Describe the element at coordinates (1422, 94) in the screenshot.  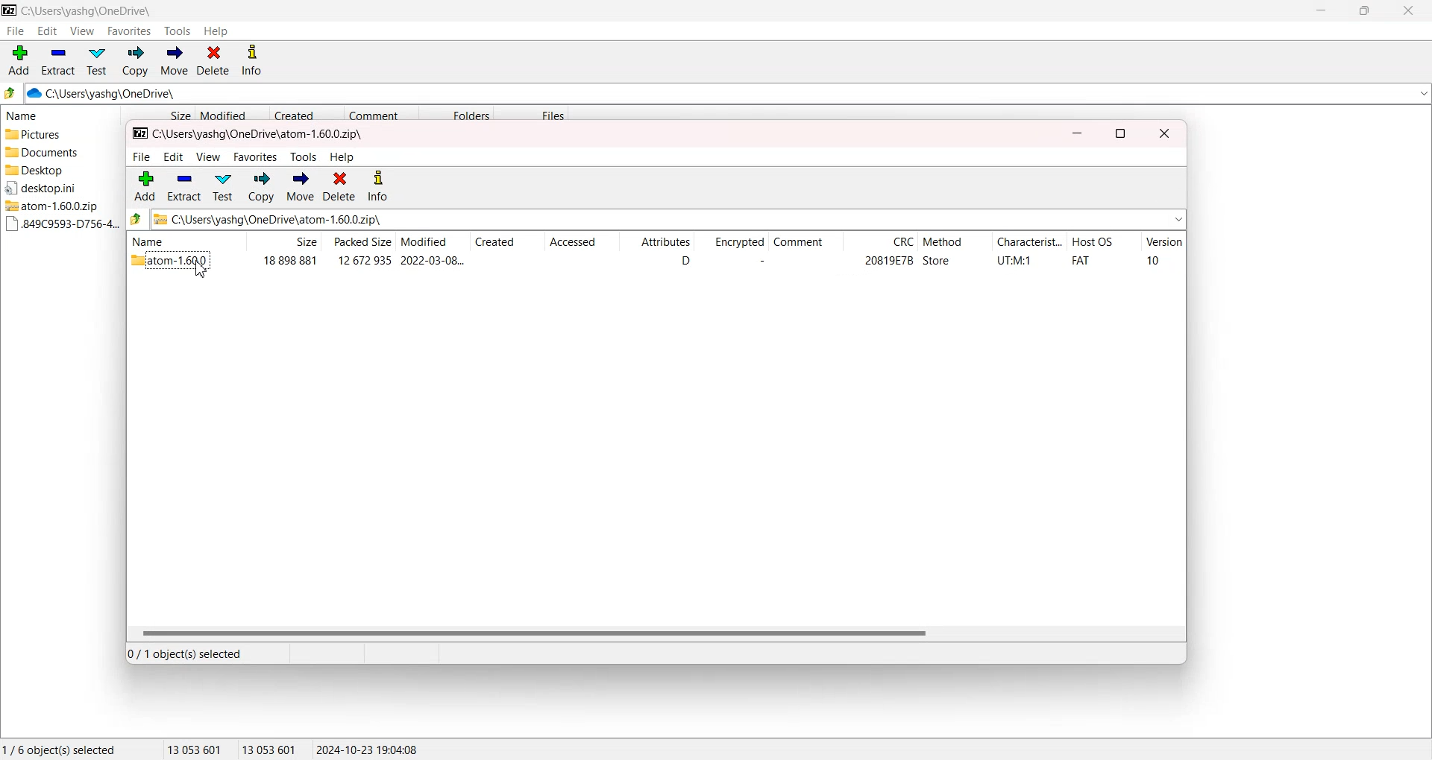
I see `Dropdown box for path address` at that location.